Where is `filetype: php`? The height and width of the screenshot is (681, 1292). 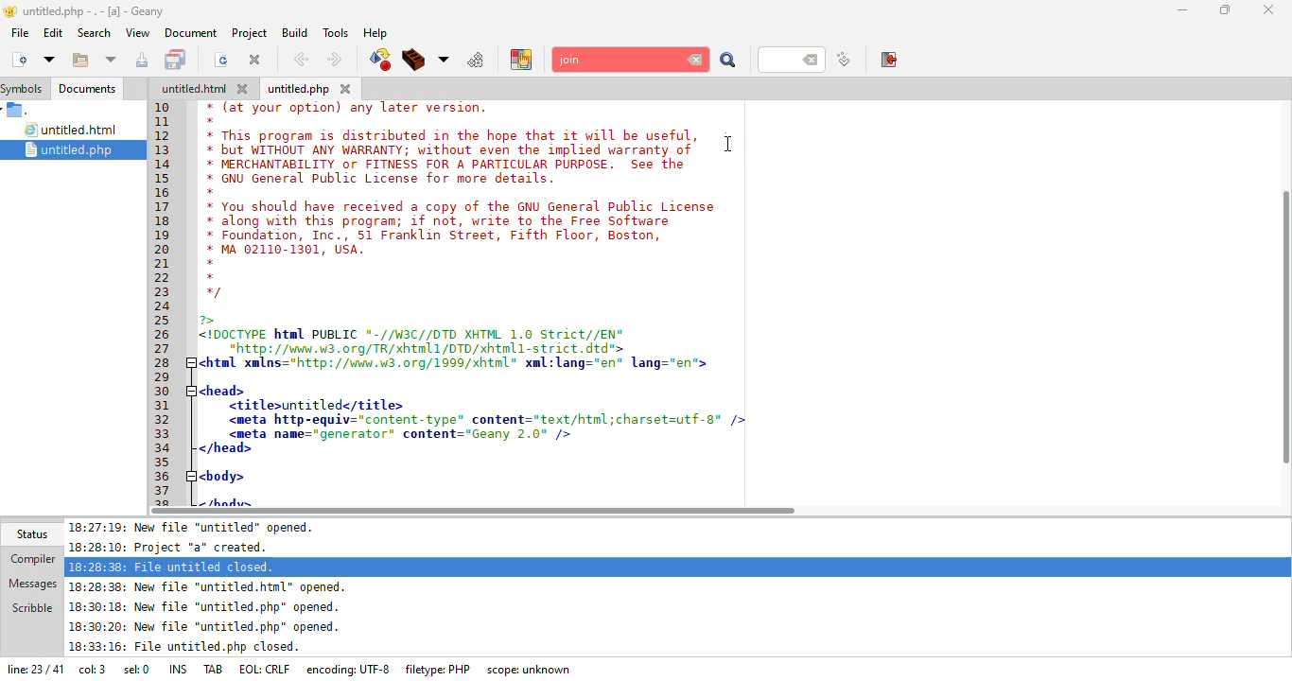
filetype: php is located at coordinates (439, 669).